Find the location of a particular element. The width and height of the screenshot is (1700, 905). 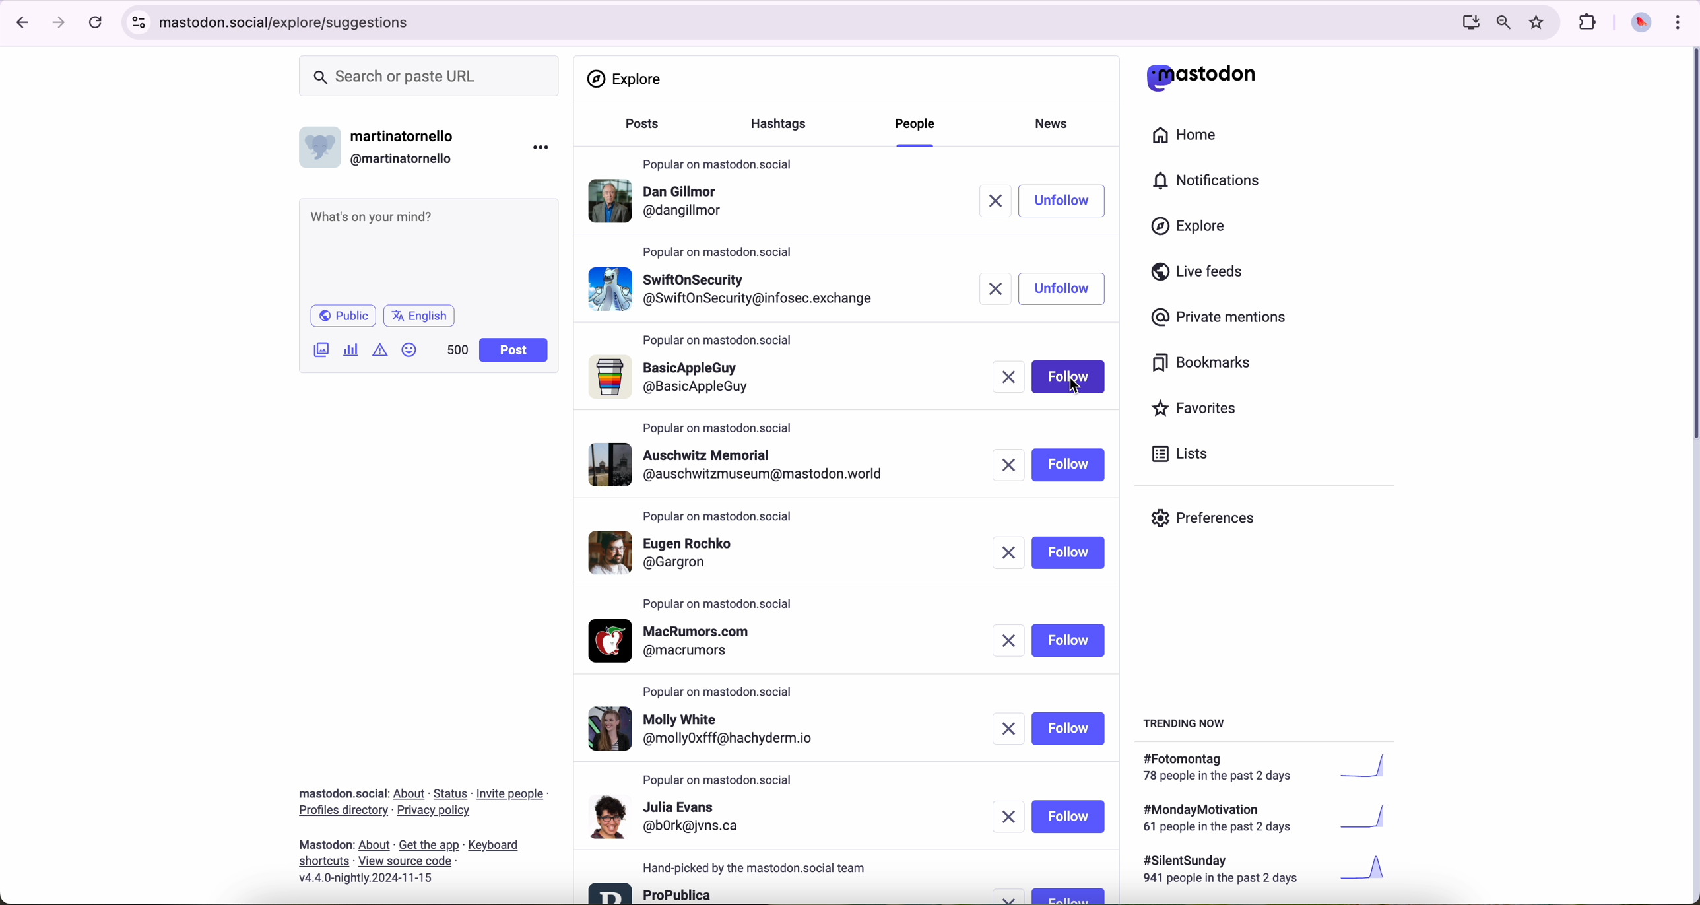

trending now is located at coordinates (1186, 722).